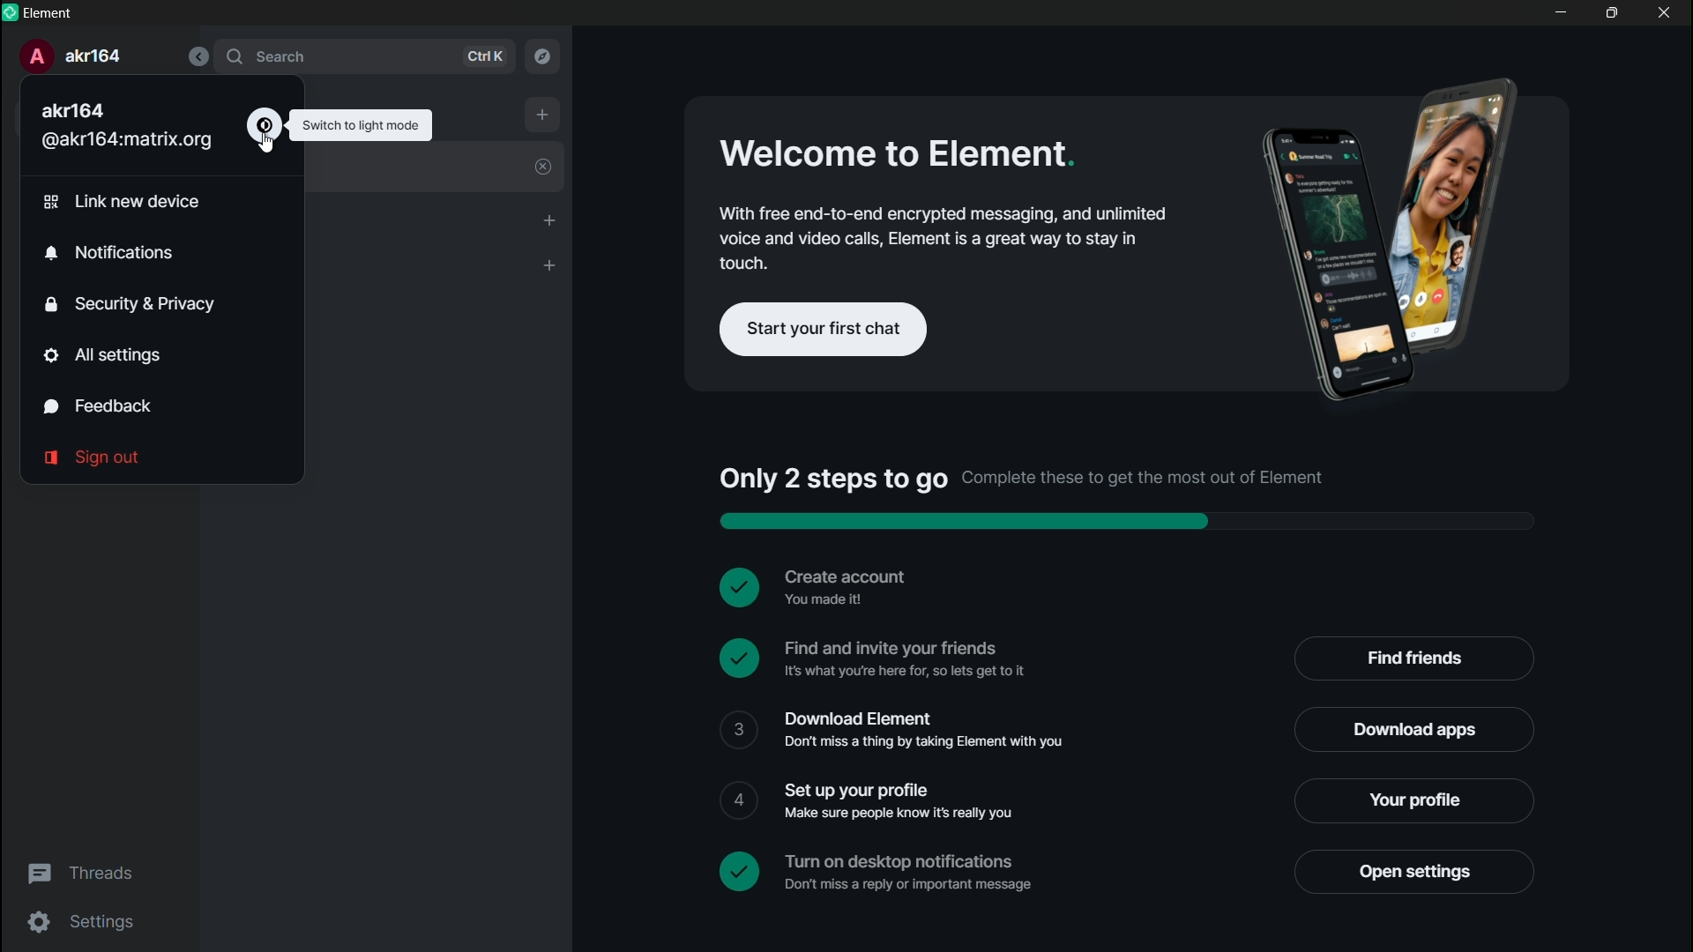 Image resolution: width=1693 pixels, height=952 pixels. Describe the element at coordinates (75, 111) in the screenshot. I see `Akr164` at that location.